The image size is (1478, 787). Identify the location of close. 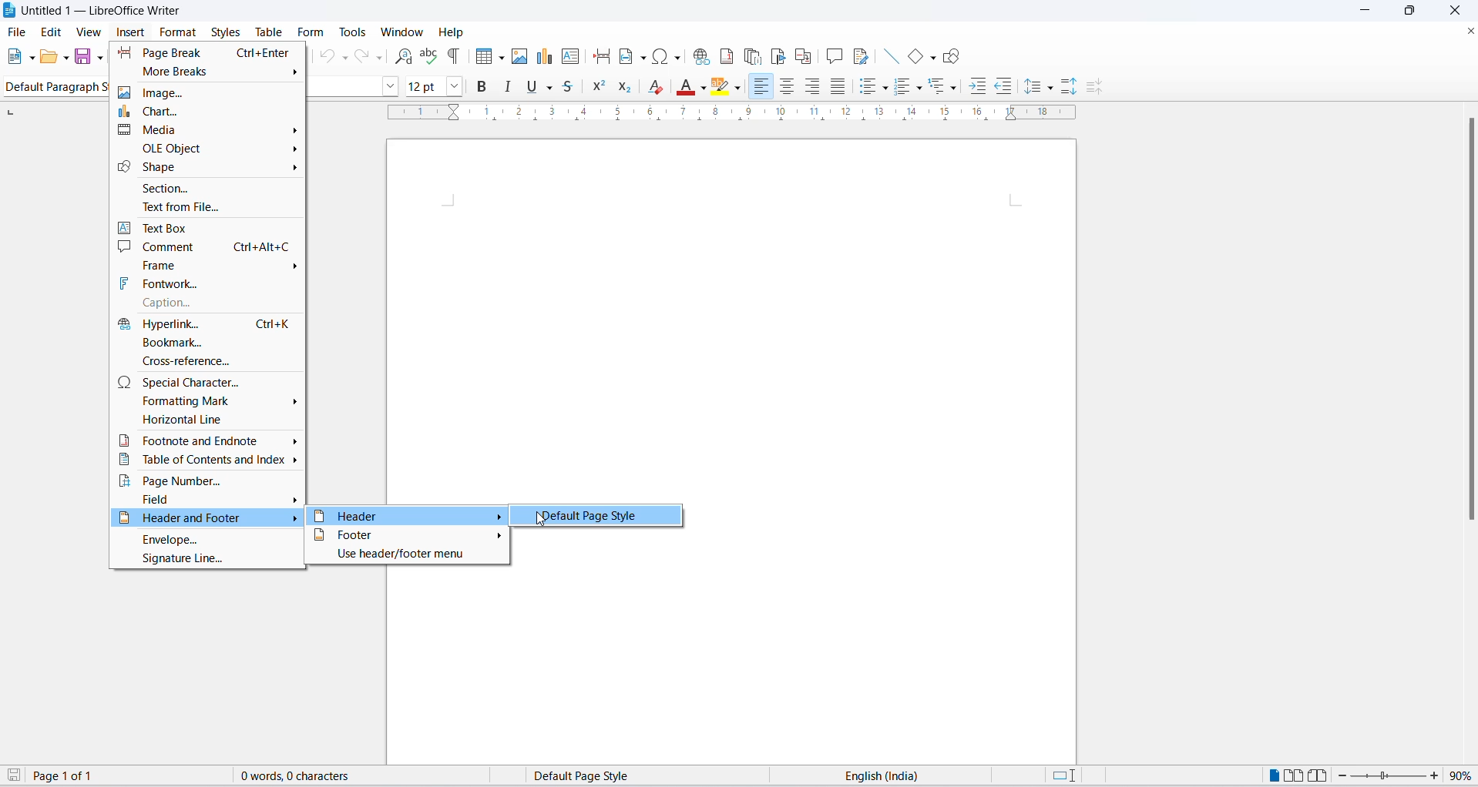
(1469, 28).